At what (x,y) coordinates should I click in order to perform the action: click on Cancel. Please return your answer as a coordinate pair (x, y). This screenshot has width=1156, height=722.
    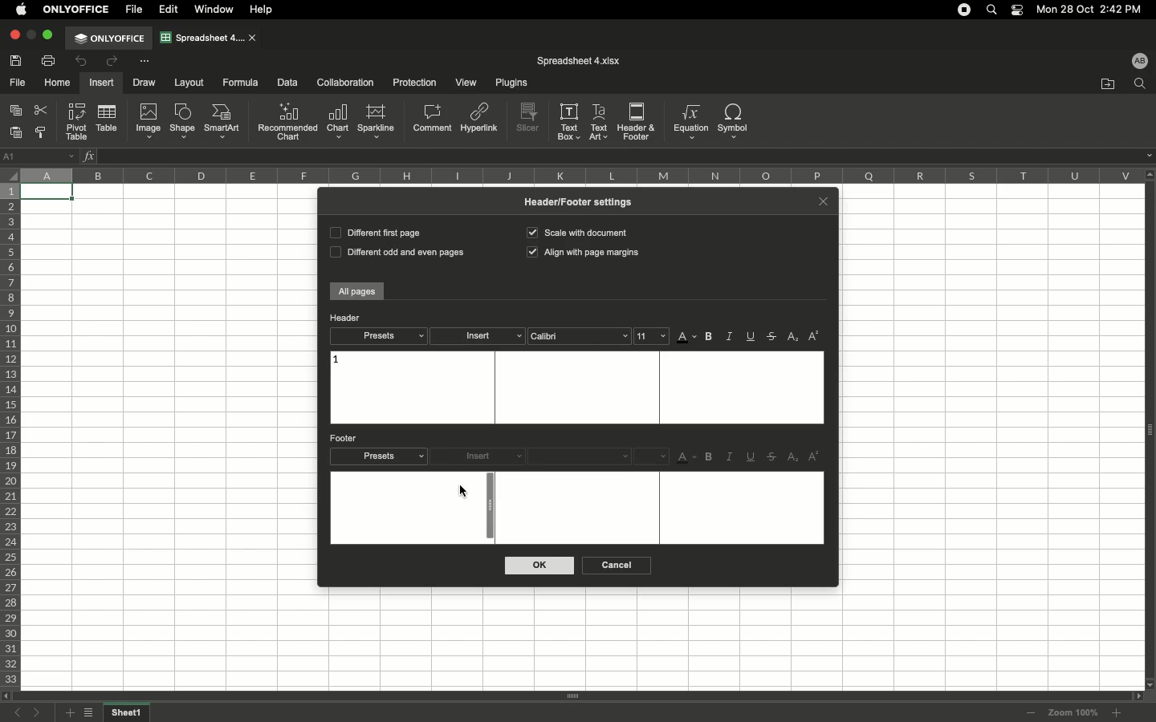
    Looking at the image, I should click on (614, 566).